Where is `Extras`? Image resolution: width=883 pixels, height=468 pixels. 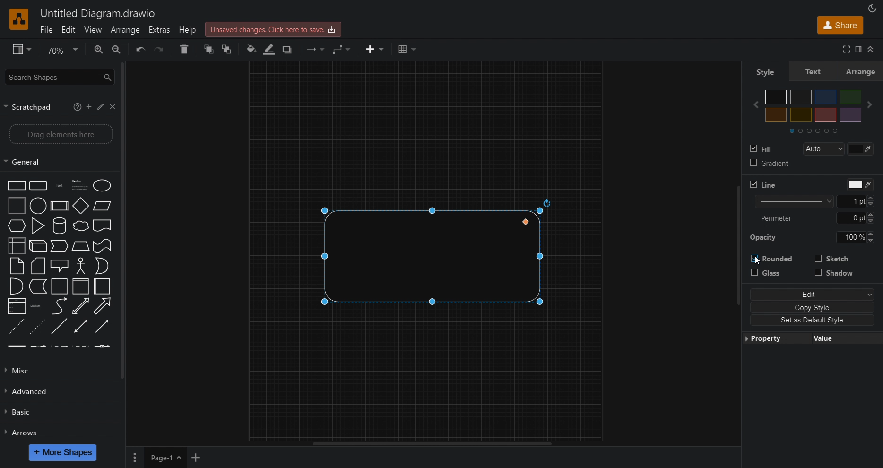
Extras is located at coordinates (162, 31).